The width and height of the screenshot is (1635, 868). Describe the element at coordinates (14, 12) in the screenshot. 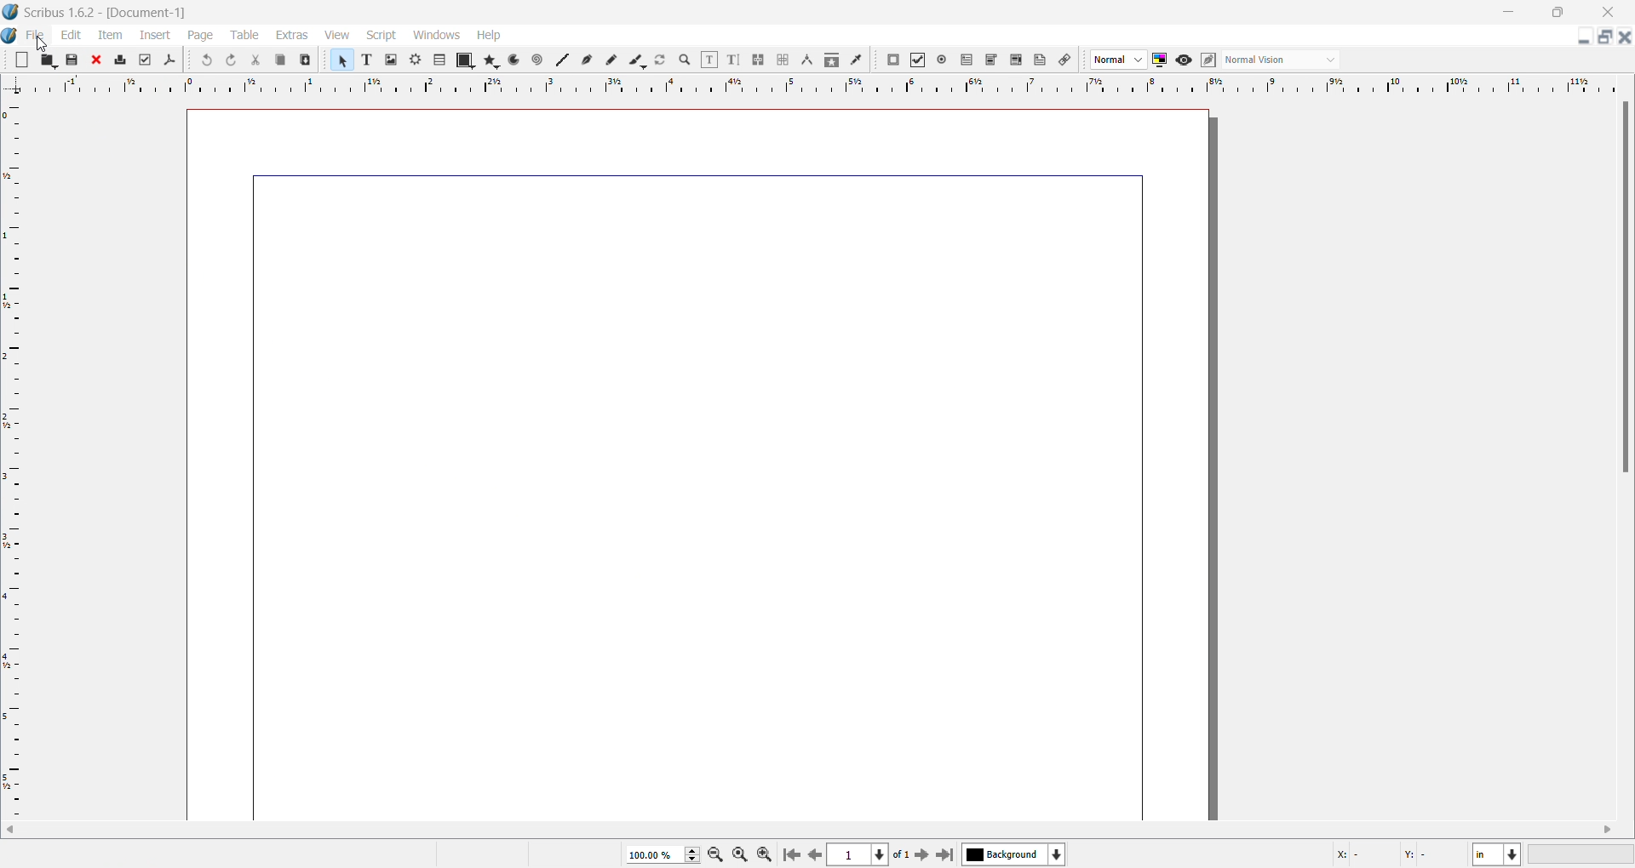

I see `scribus logo` at that location.